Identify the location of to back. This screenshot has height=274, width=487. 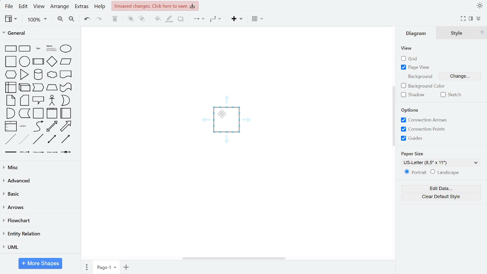
(142, 19).